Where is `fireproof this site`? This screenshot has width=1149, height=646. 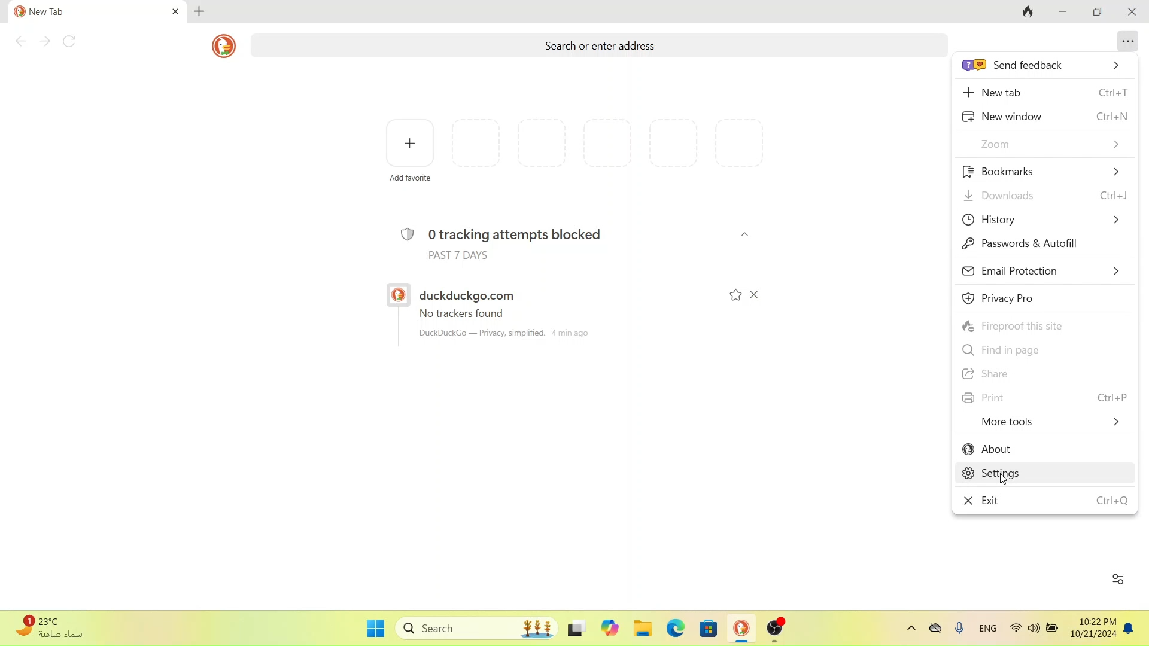 fireproof this site is located at coordinates (1037, 325).